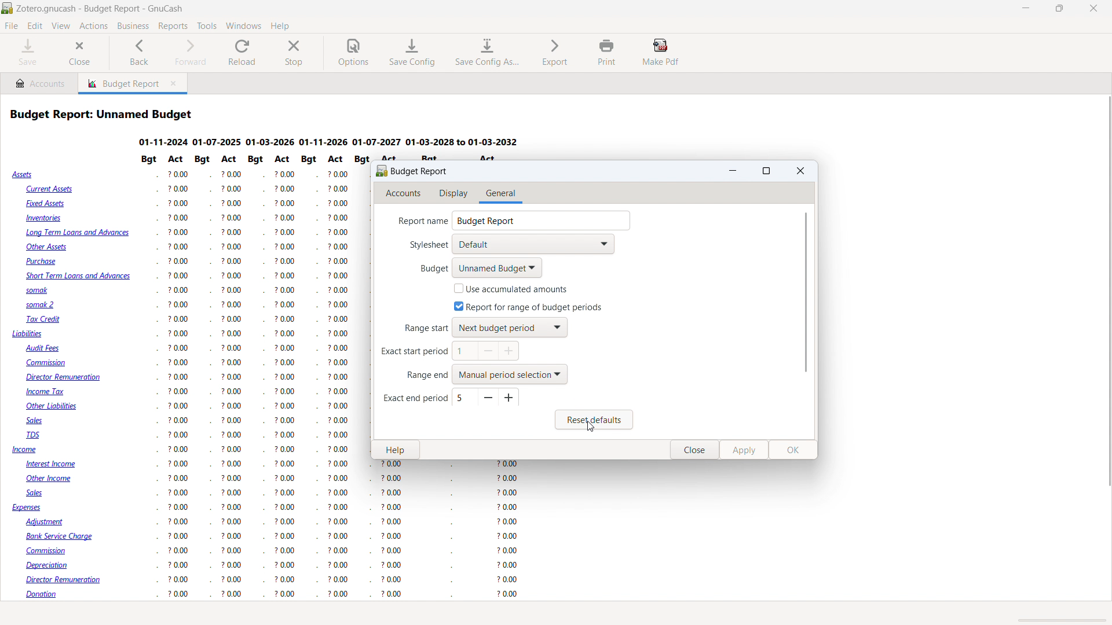 This screenshot has height=625, width=1112. I want to click on Adjustment, so click(50, 521).